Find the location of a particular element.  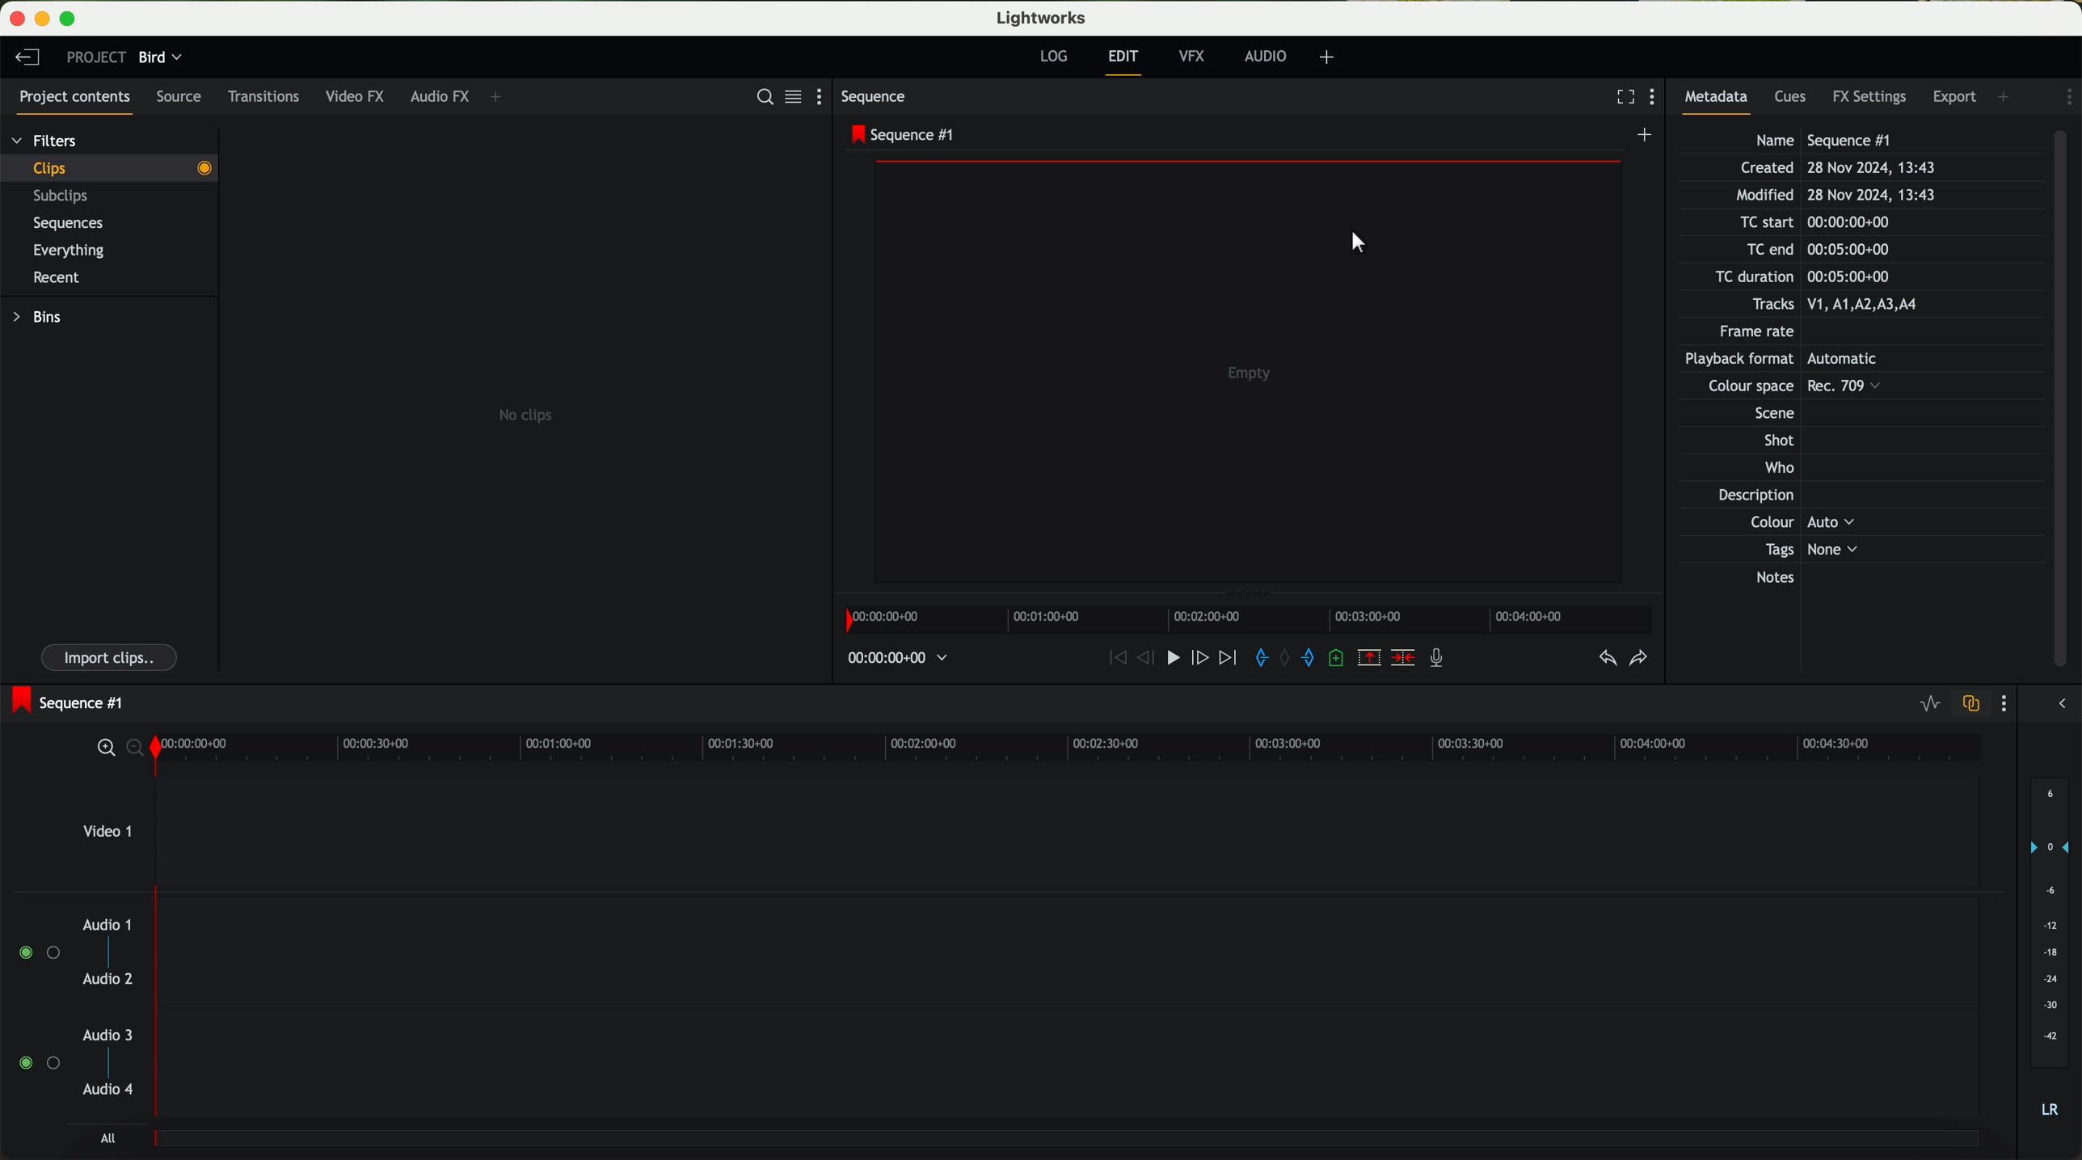

sequence #1 is located at coordinates (65, 702).